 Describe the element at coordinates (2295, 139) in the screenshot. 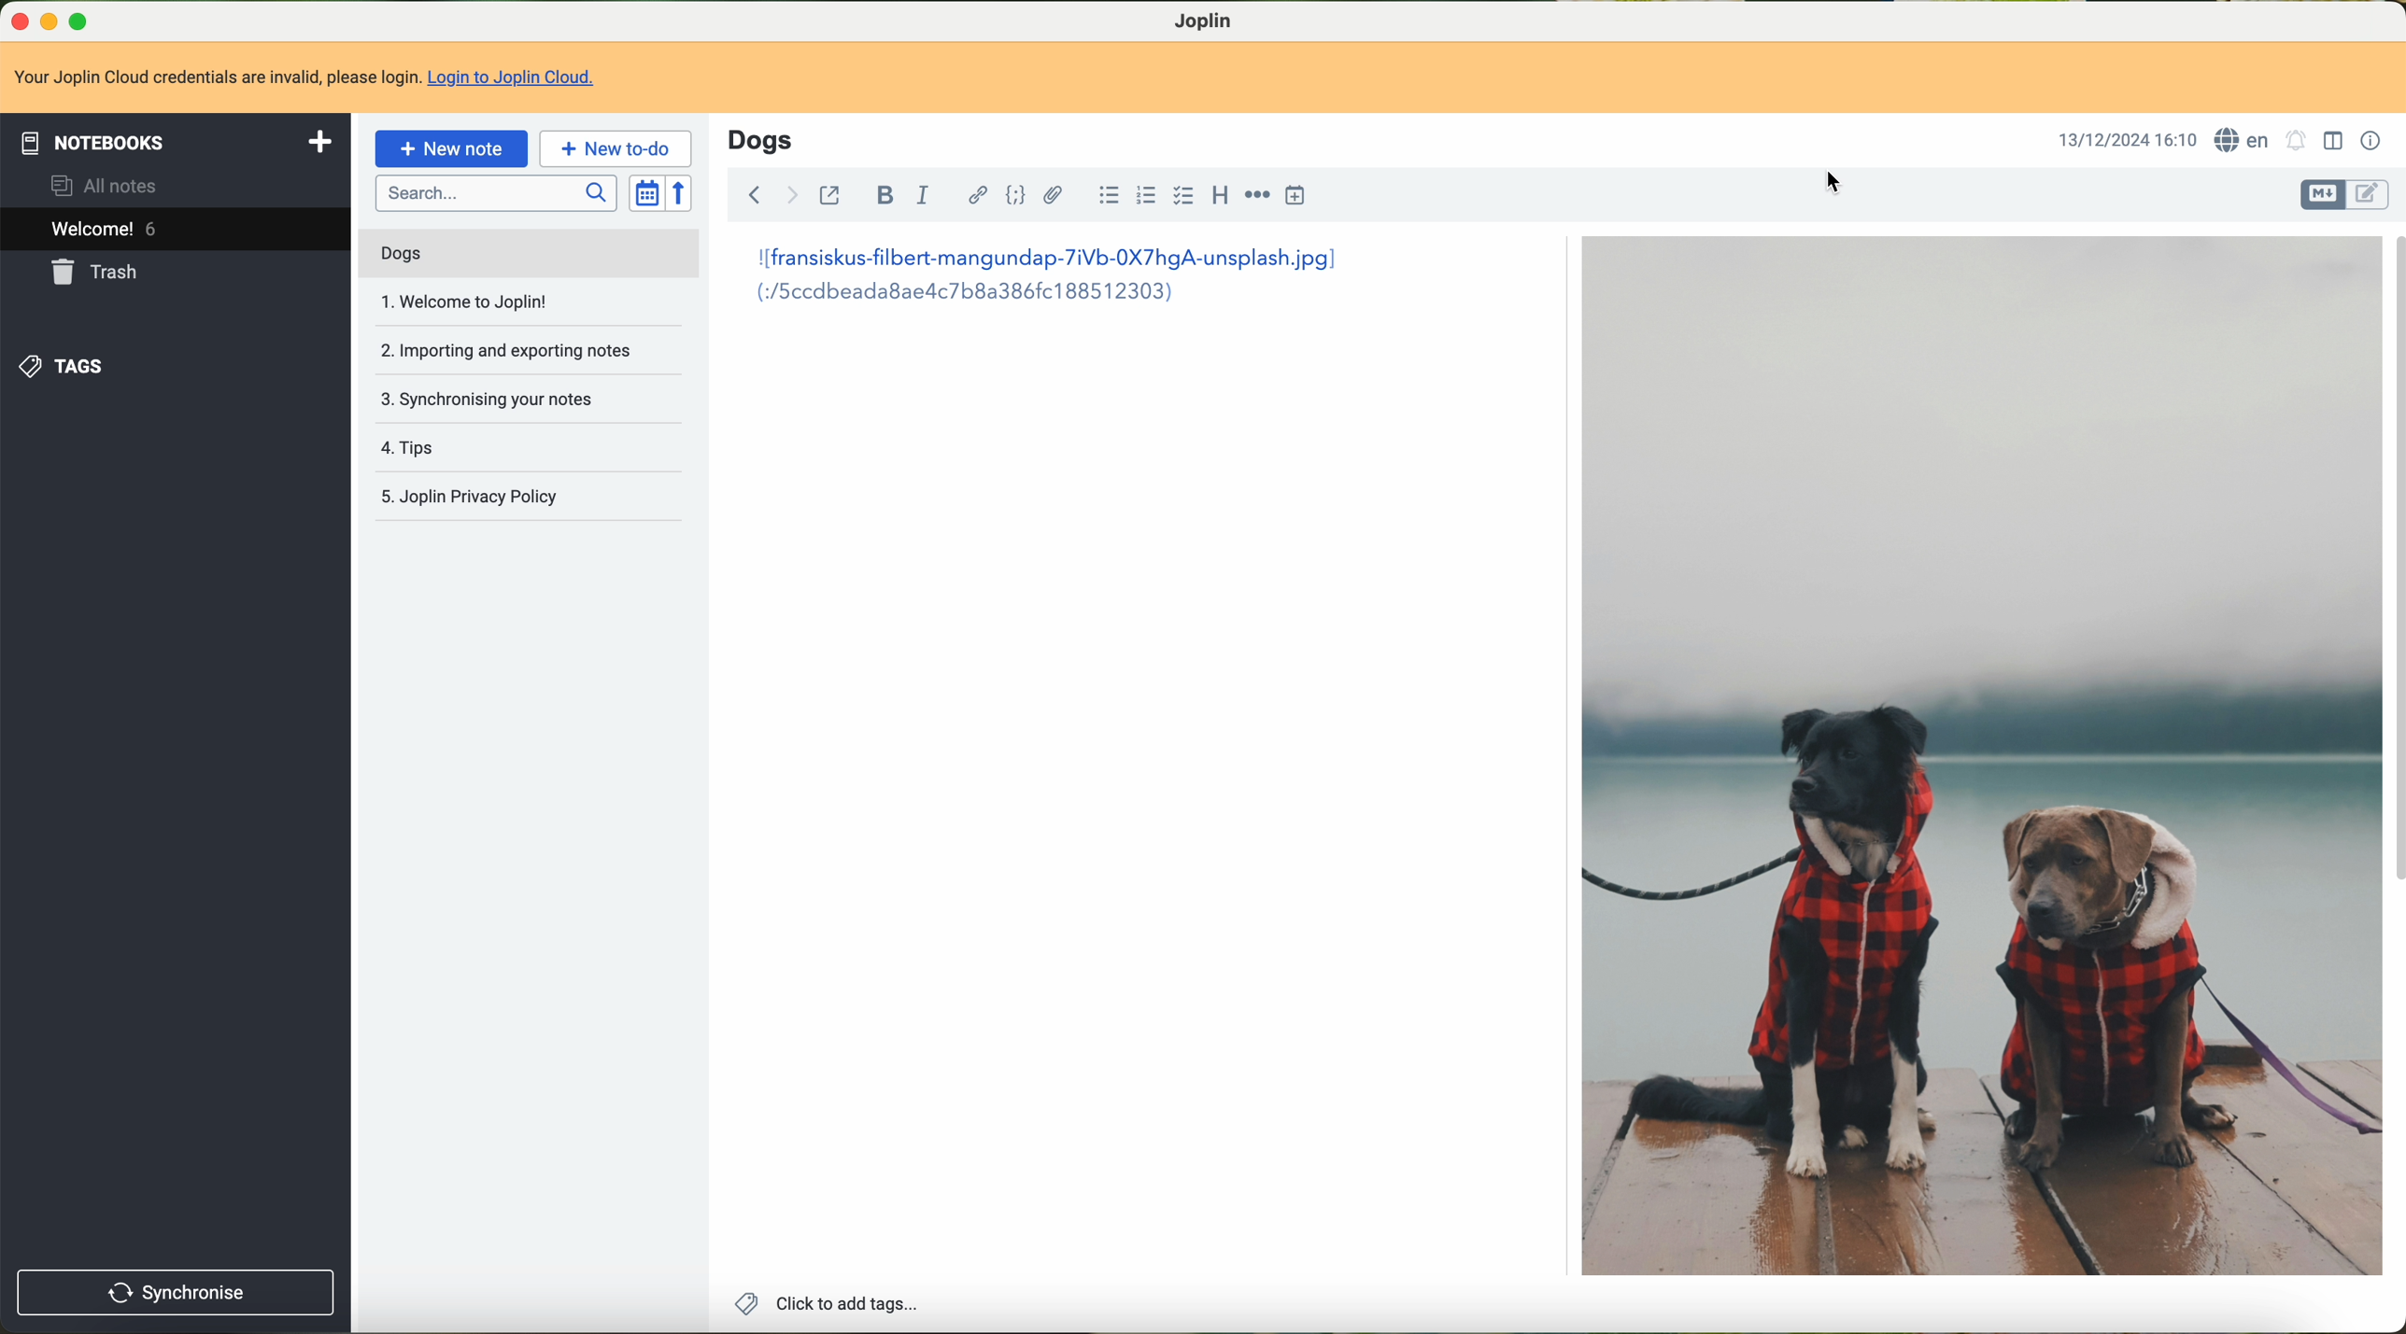

I see `set alarm` at that location.